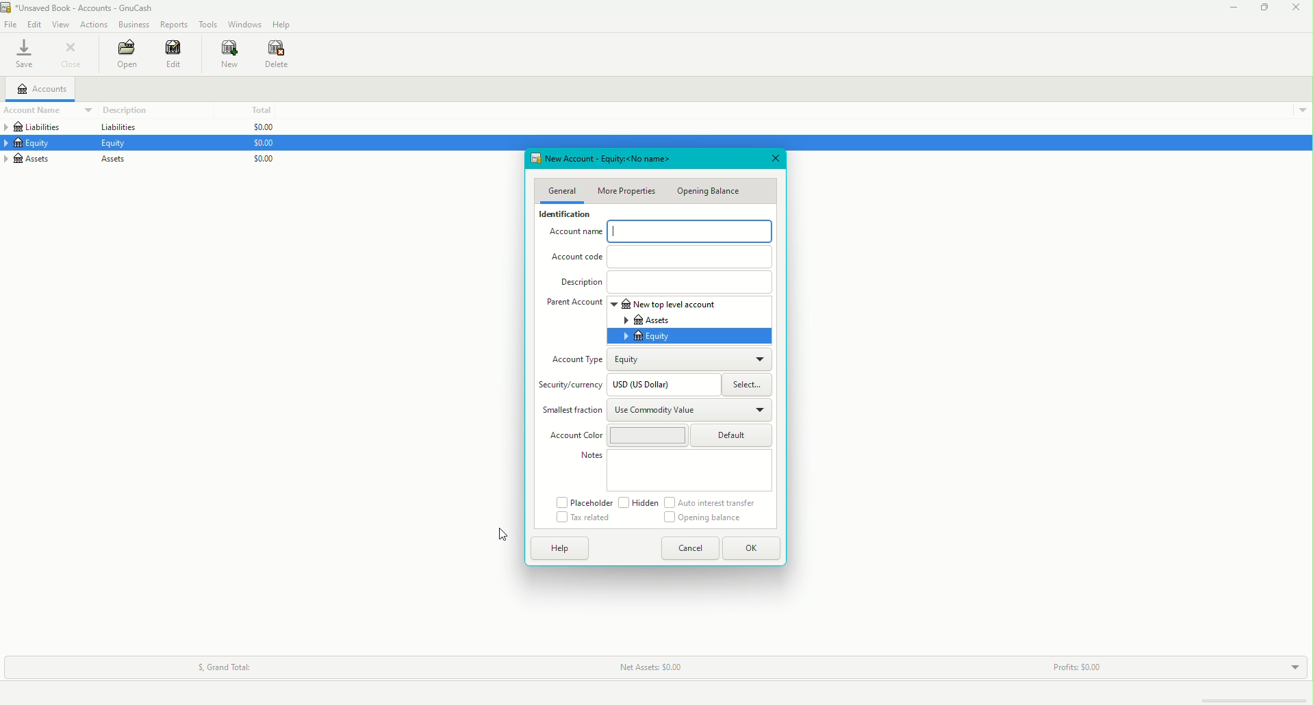  What do you see at coordinates (32, 23) in the screenshot?
I see `Edit` at bounding box center [32, 23].